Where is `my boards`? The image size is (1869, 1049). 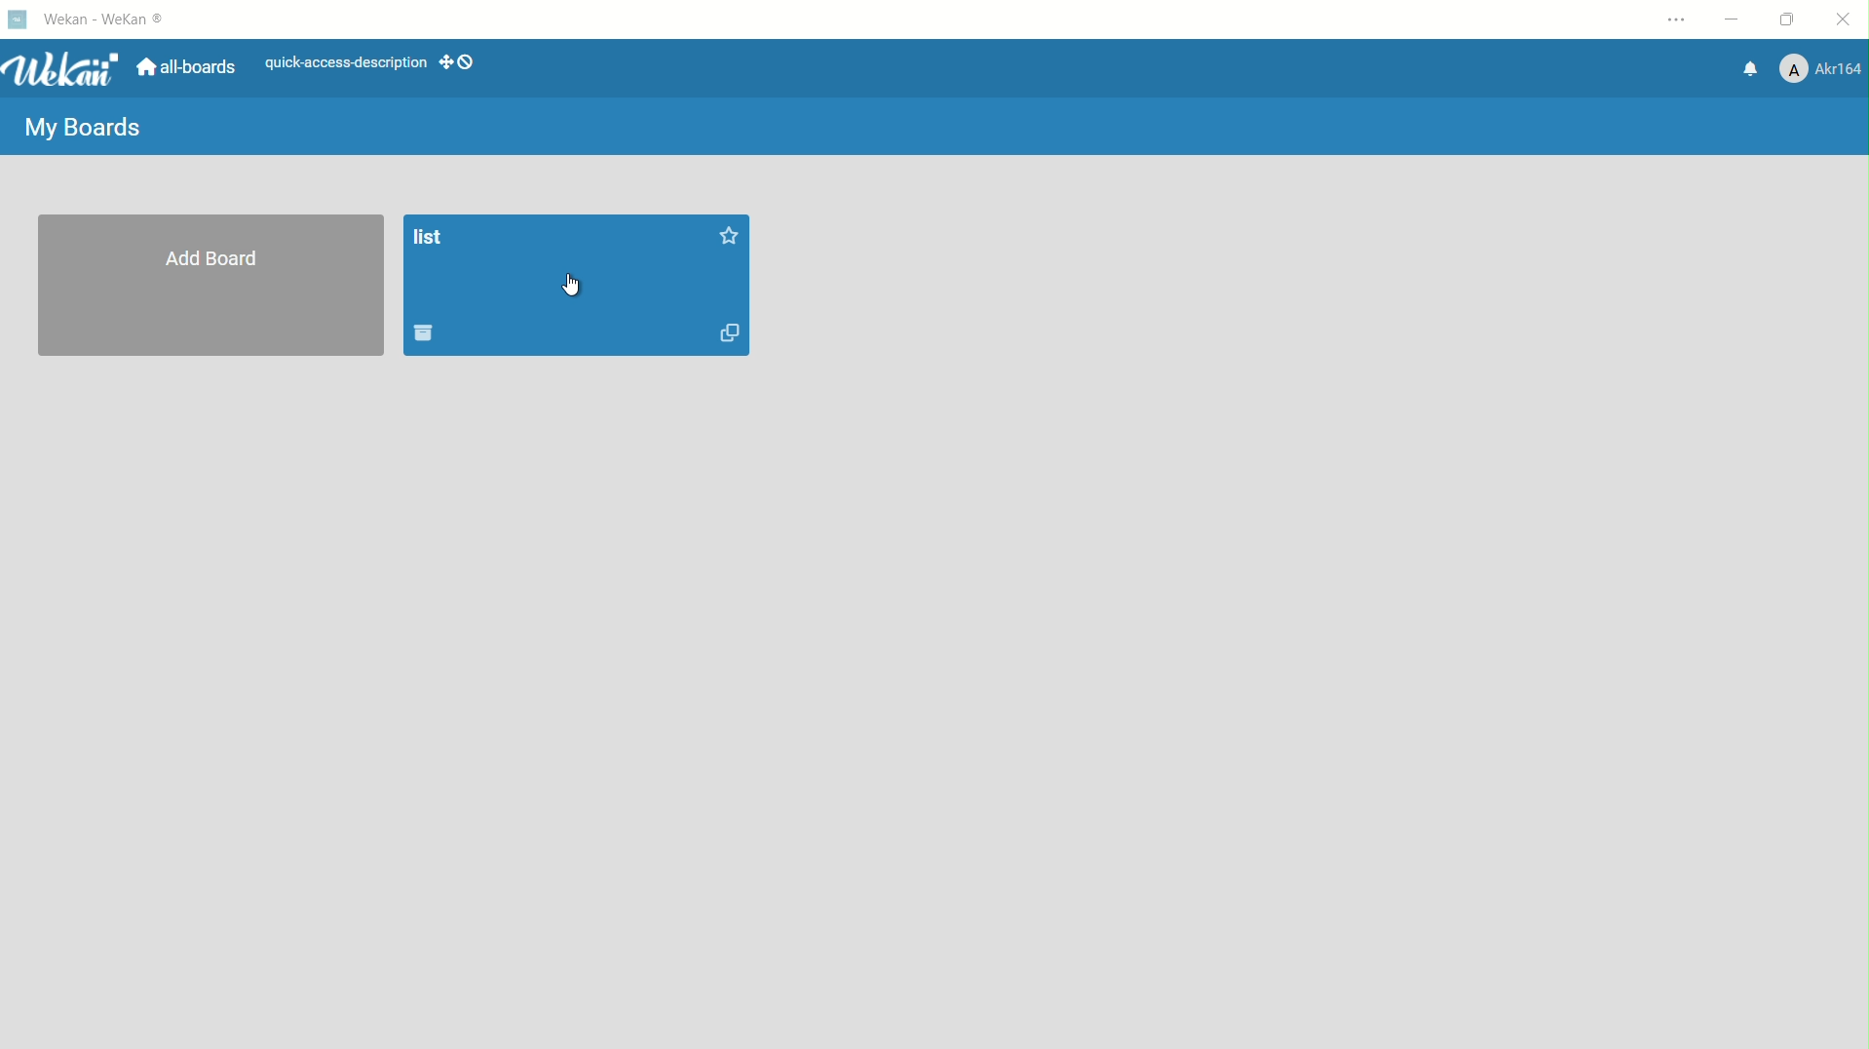
my boards is located at coordinates (87, 128).